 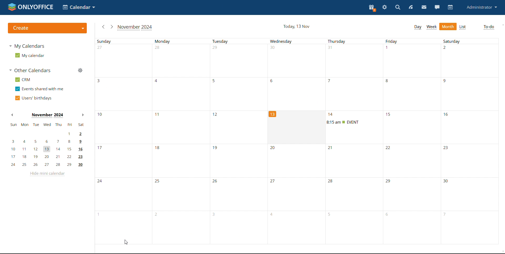 What do you see at coordinates (432, 27) in the screenshot?
I see `week view` at bounding box center [432, 27].